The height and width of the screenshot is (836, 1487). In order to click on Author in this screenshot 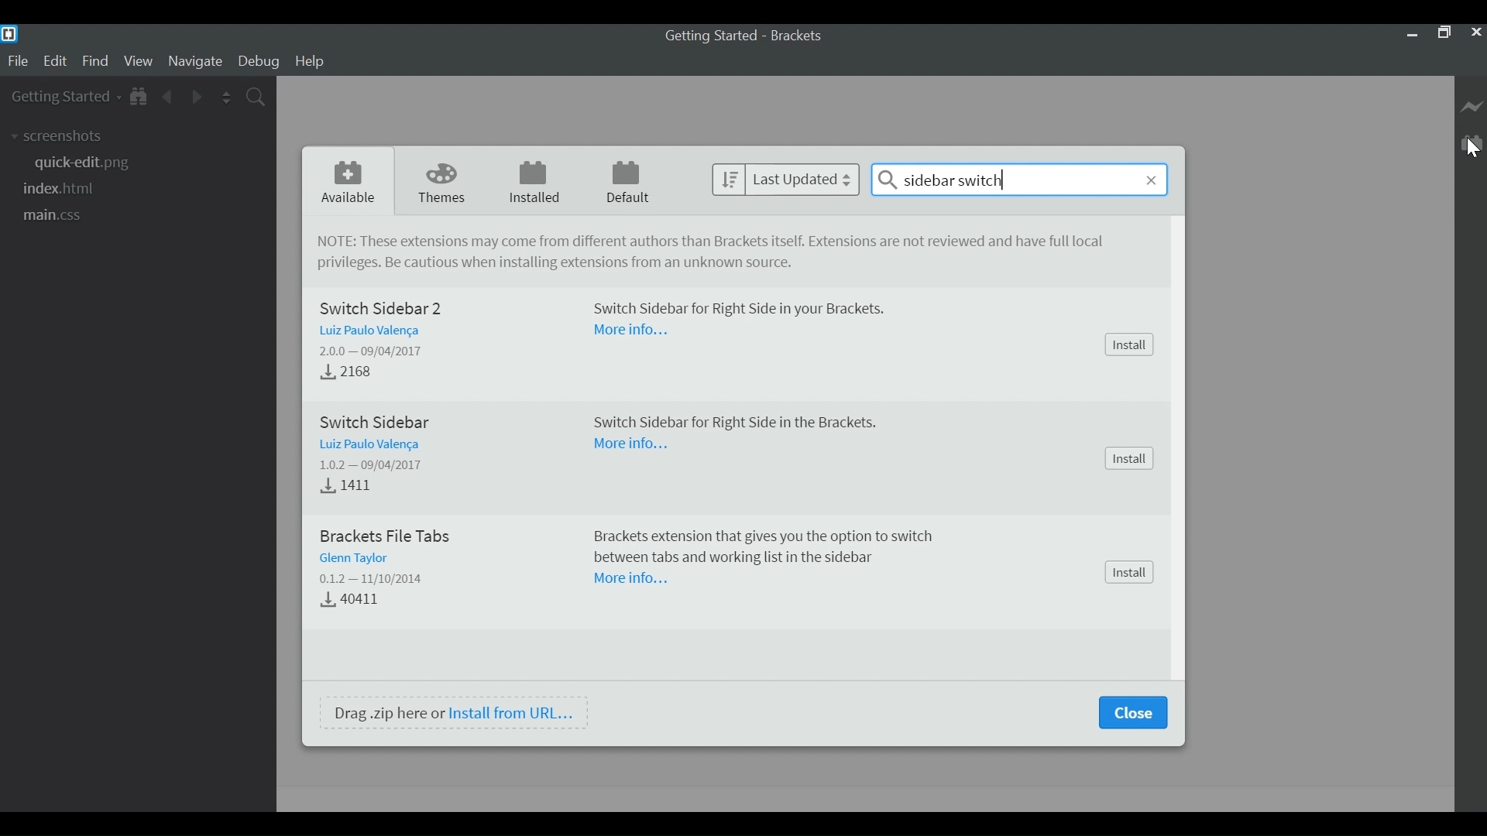, I will do `click(366, 559)`.